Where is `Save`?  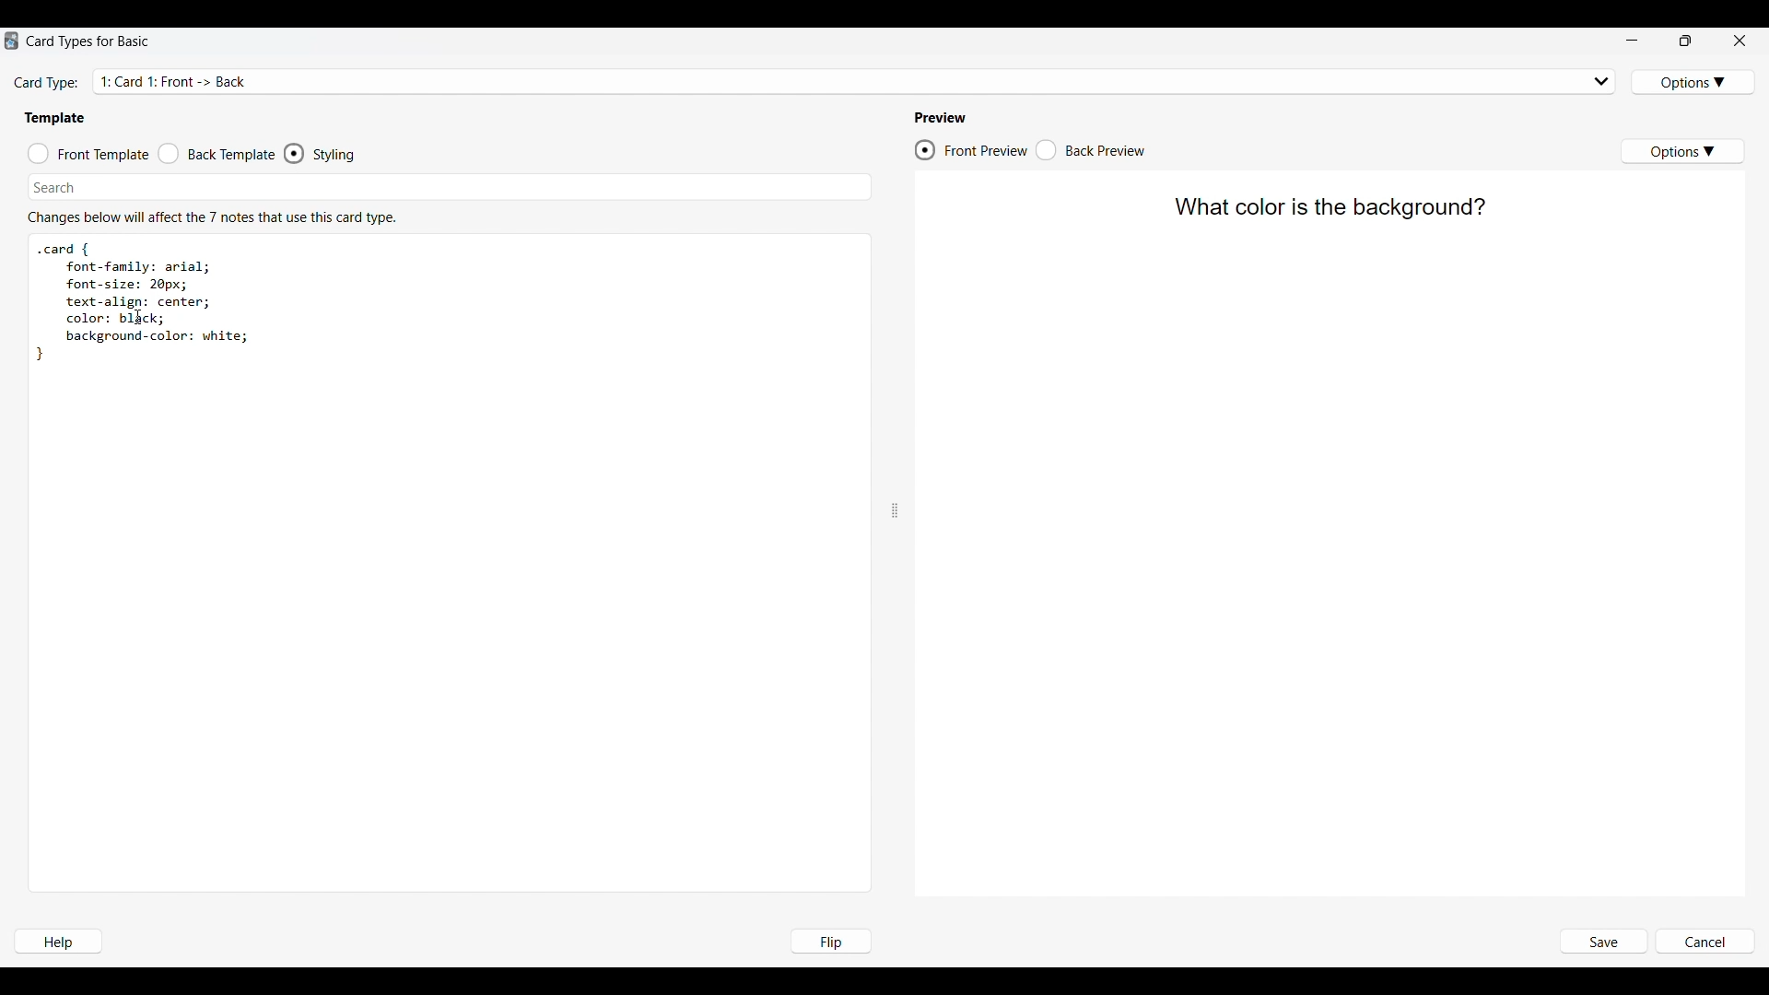 Save is located at coordinates (1602, 942).